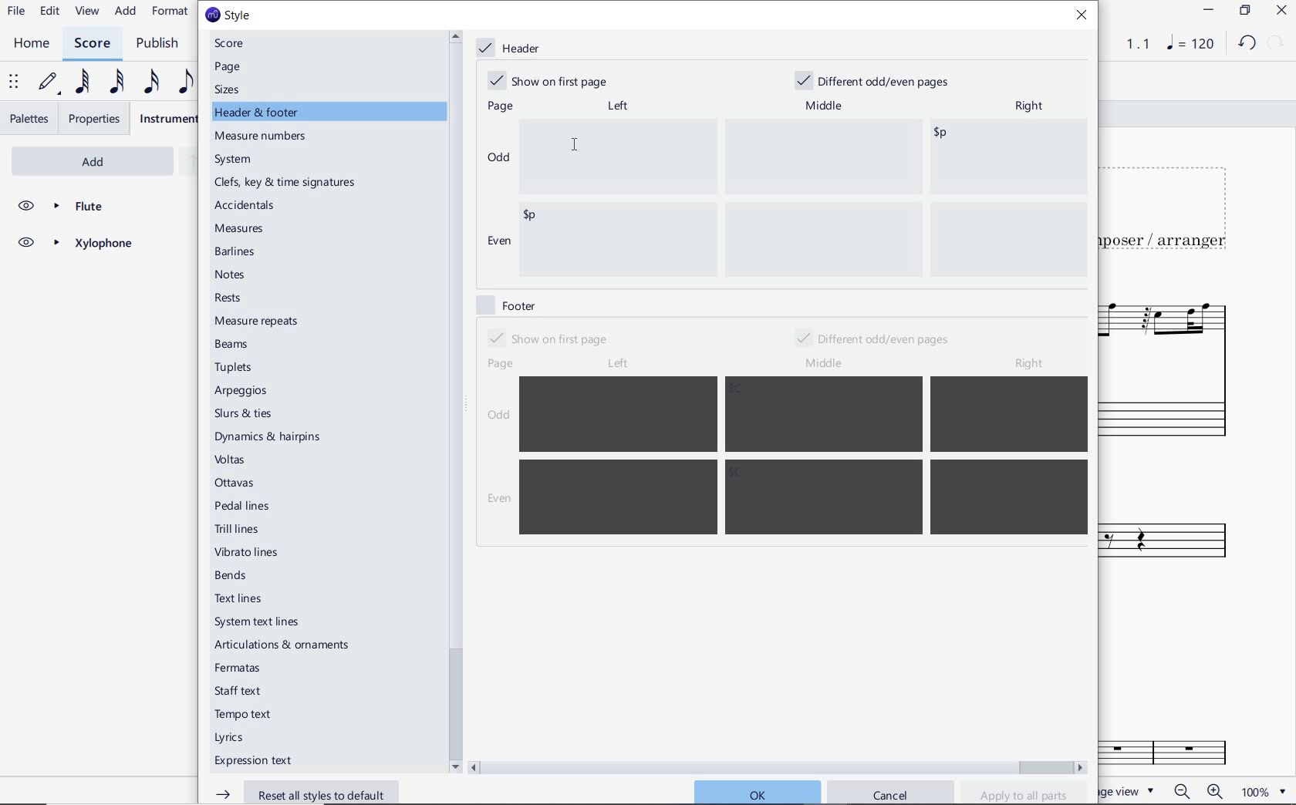 This screenshot has width=1296, height=805. Describe the element at coordinates (251, 553) in the screenshot. I see `vibrato lines` at that location.